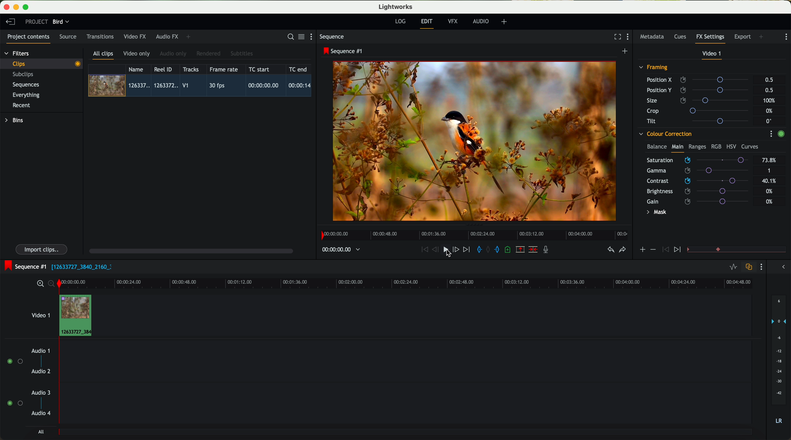  I want to click on add panel, so click(763, 37).